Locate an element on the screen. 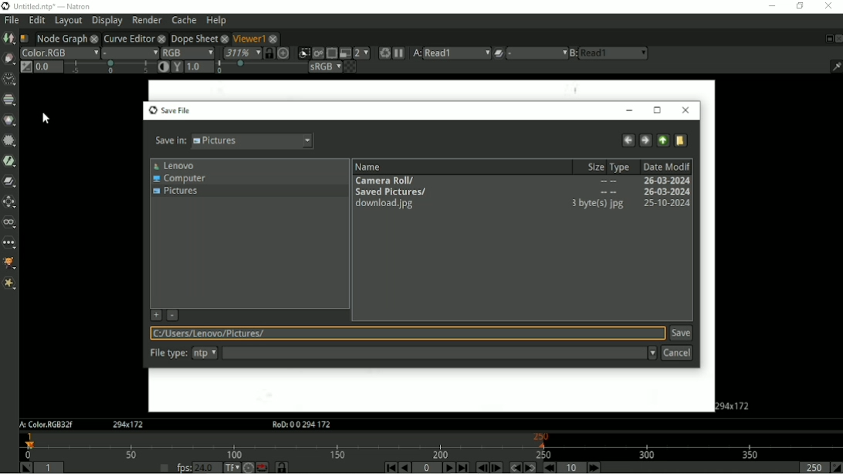 This screenshot has width=843, height=474. Cache is located at coordinates (185, 20).